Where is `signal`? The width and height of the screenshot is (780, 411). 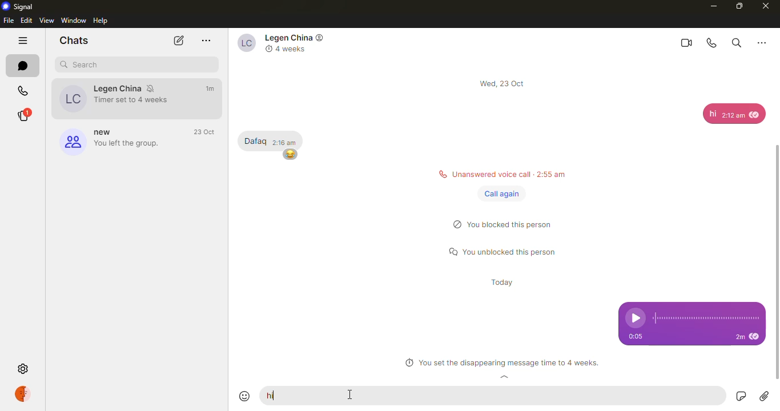 signal is located at coordinates (19, 6).